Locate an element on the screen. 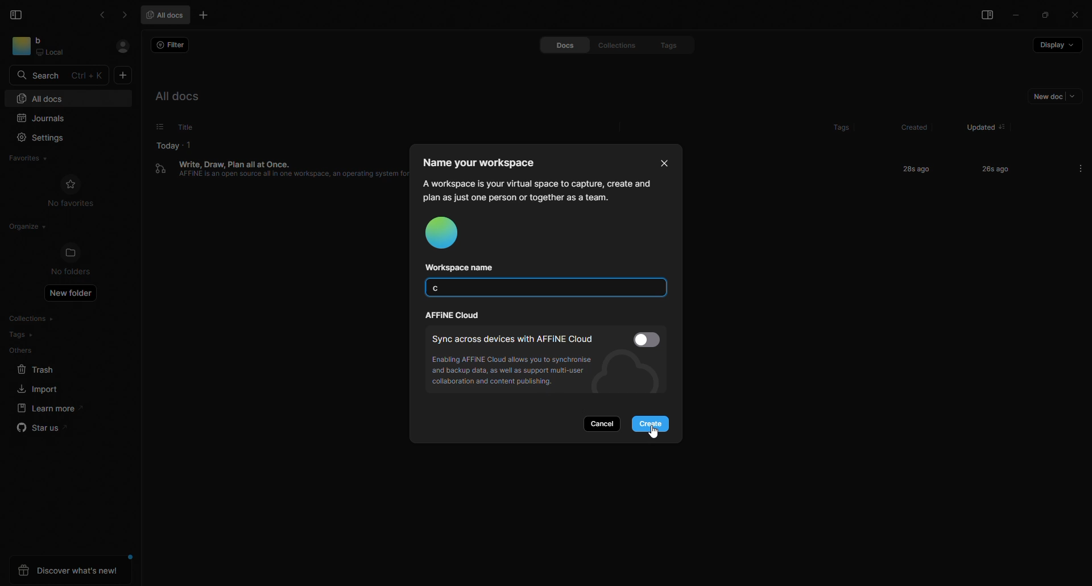 The width and height of the screenshot is (1092, 586). all docs is located at coordinates (168, 14).